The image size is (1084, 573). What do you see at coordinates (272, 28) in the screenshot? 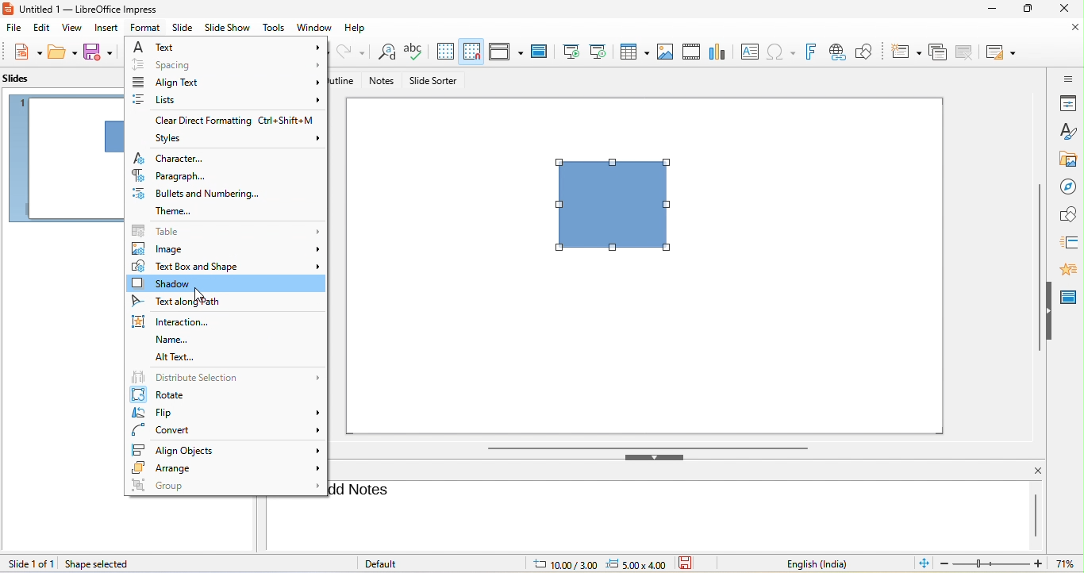
I see `tools` at bounding box center [272, 28].